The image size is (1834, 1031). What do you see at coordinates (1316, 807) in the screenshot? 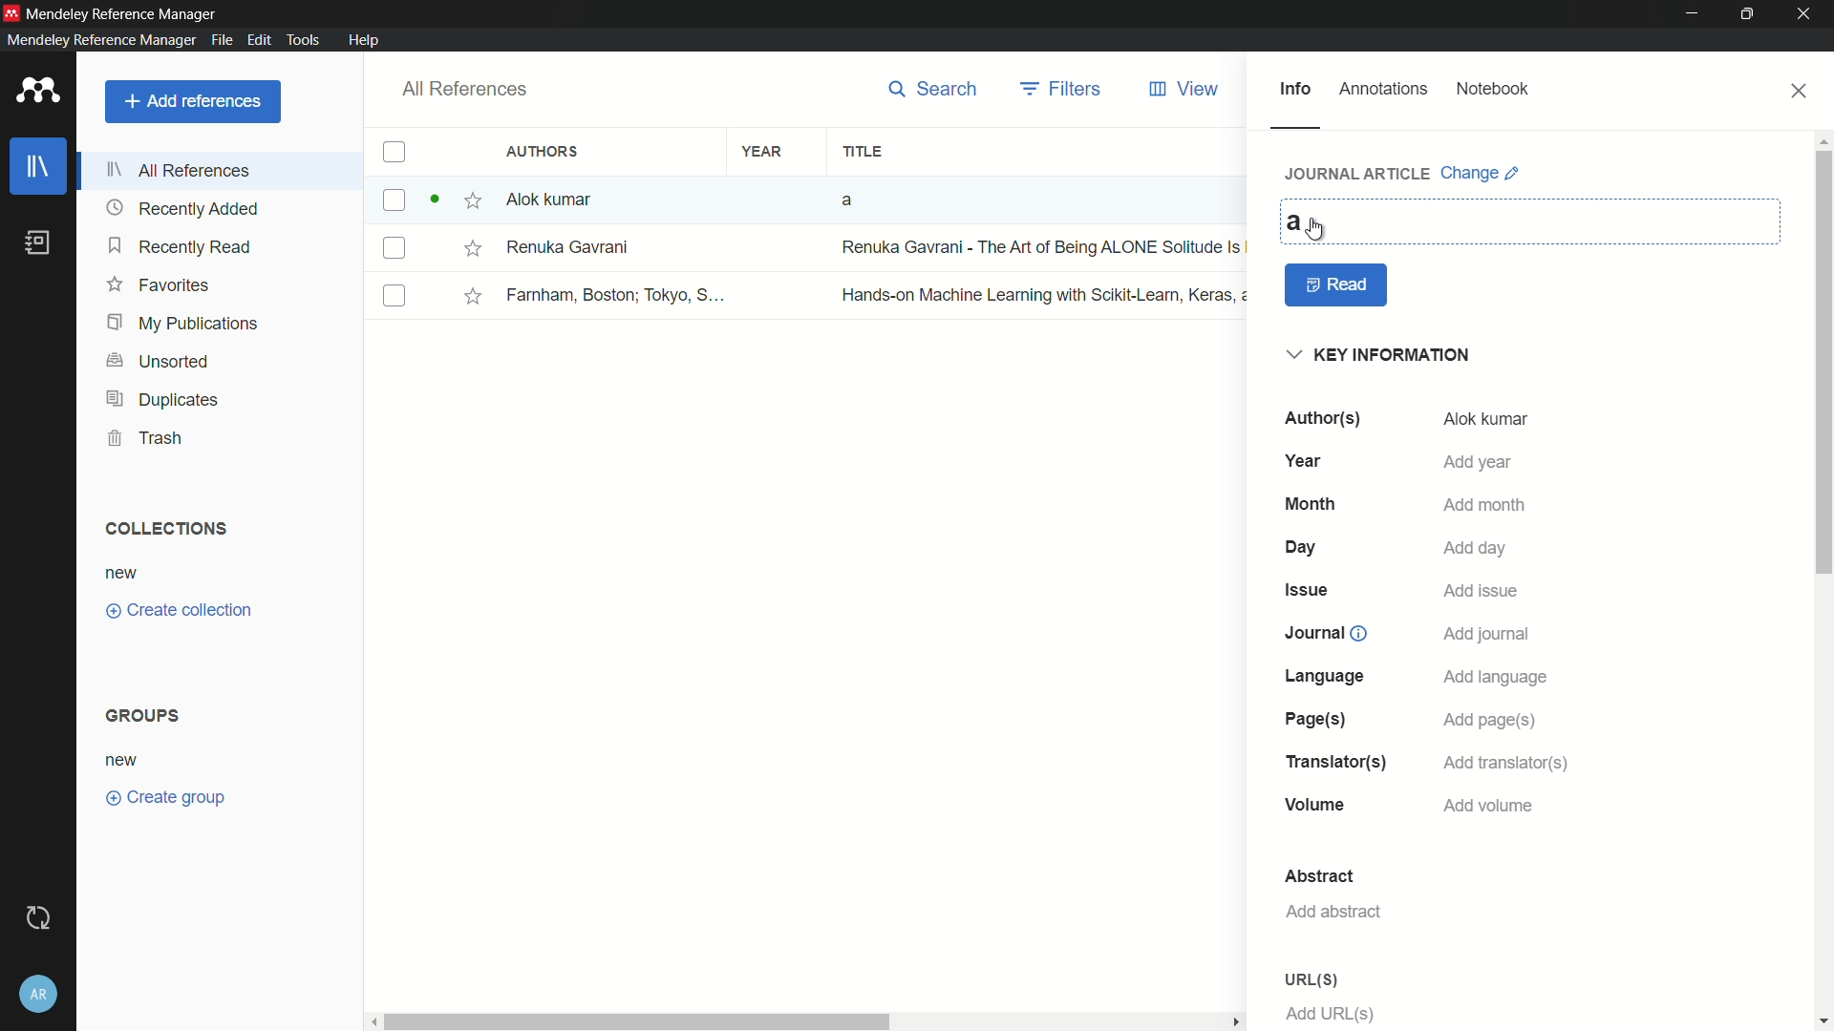
I see `volume` at bounding box center [1316, 807].